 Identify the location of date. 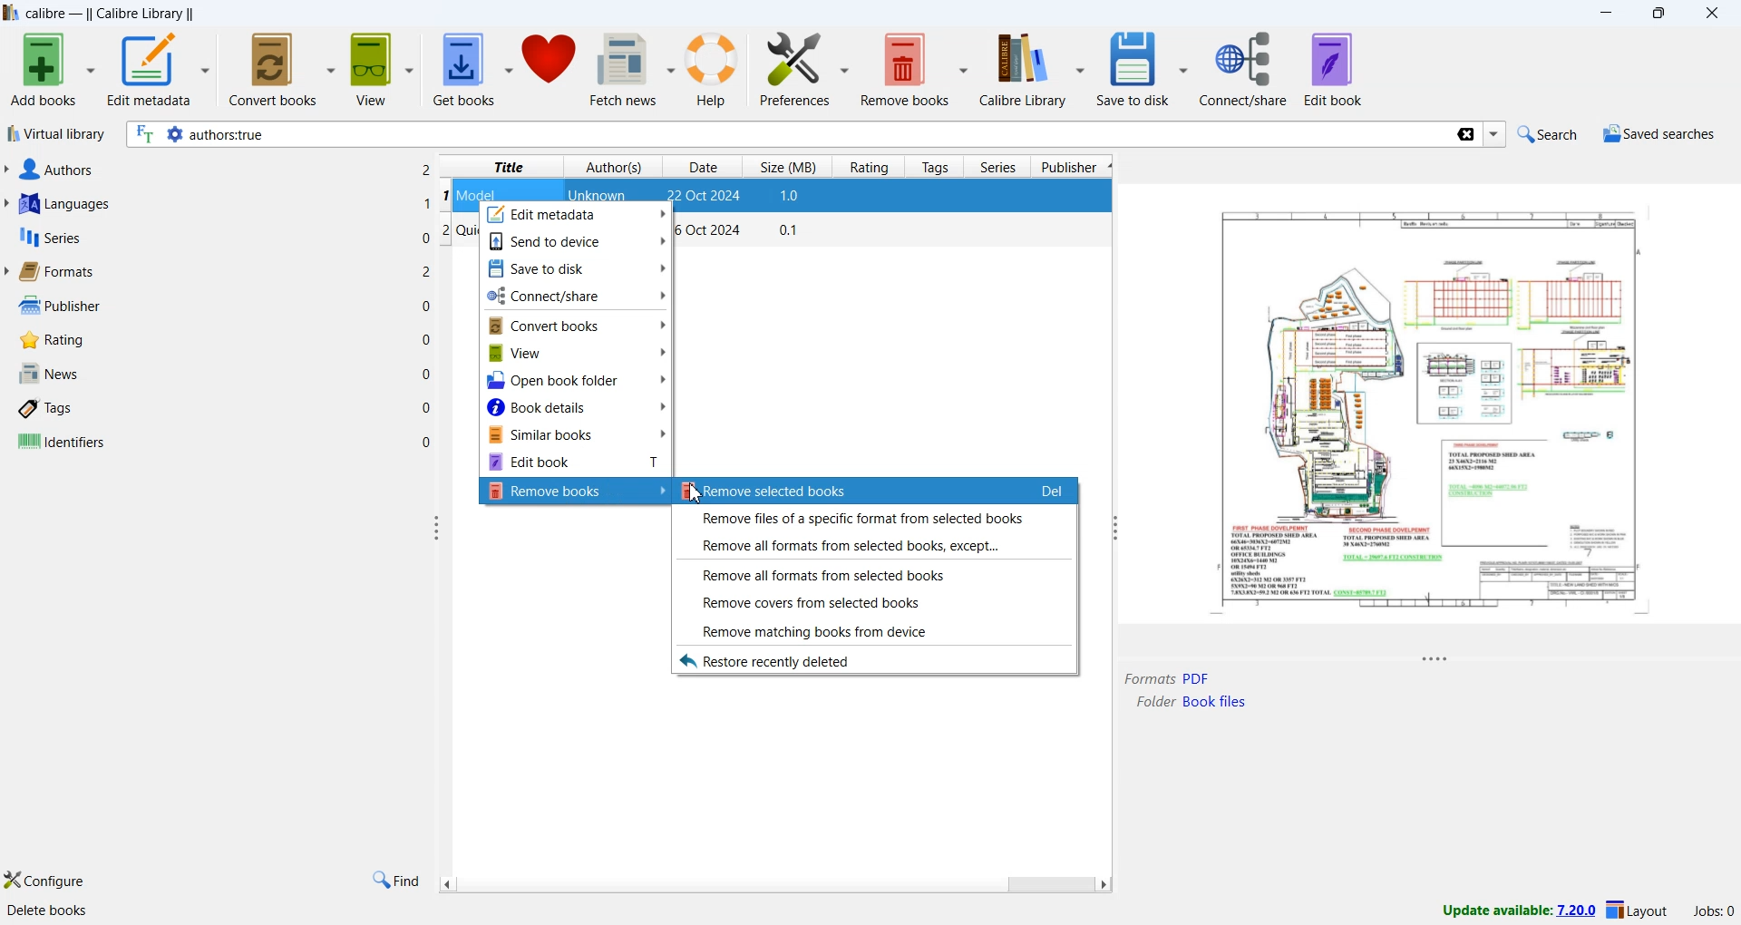
(706, 195).